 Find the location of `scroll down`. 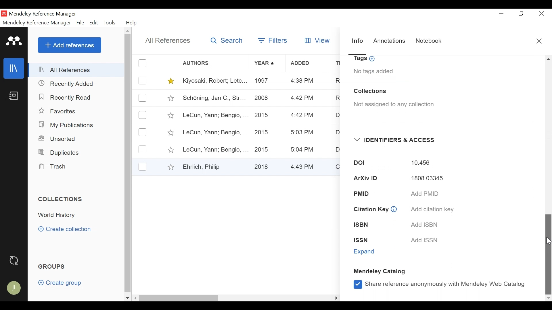

scroll down is located at coordinates (127, 298).